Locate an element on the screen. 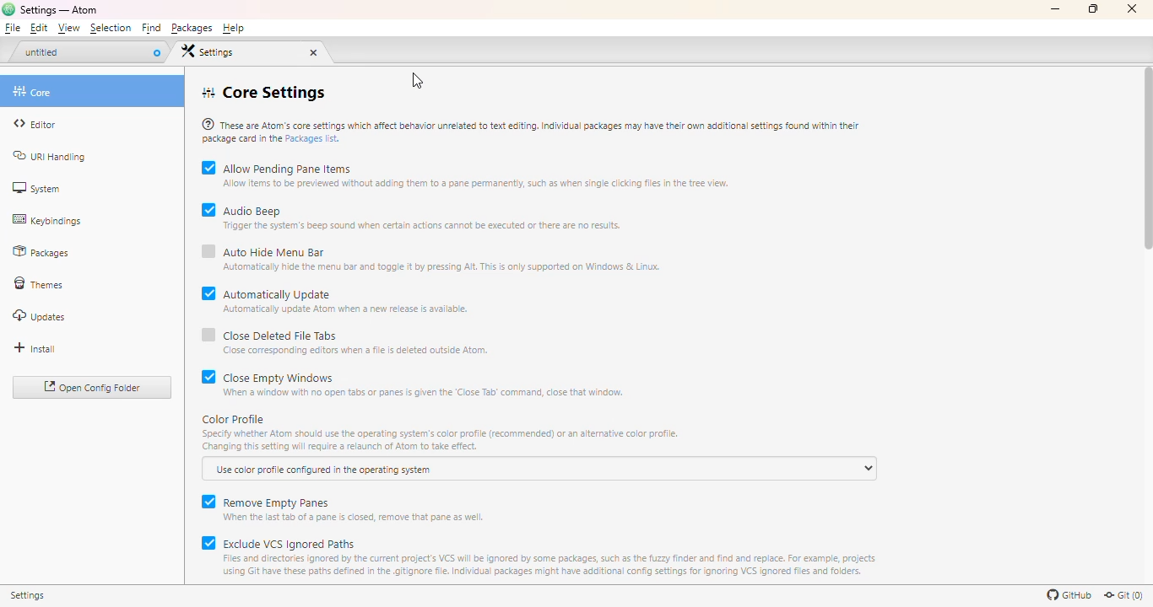 This screenshot has width=1153, height=607. View is located at coordinates (68, 29).